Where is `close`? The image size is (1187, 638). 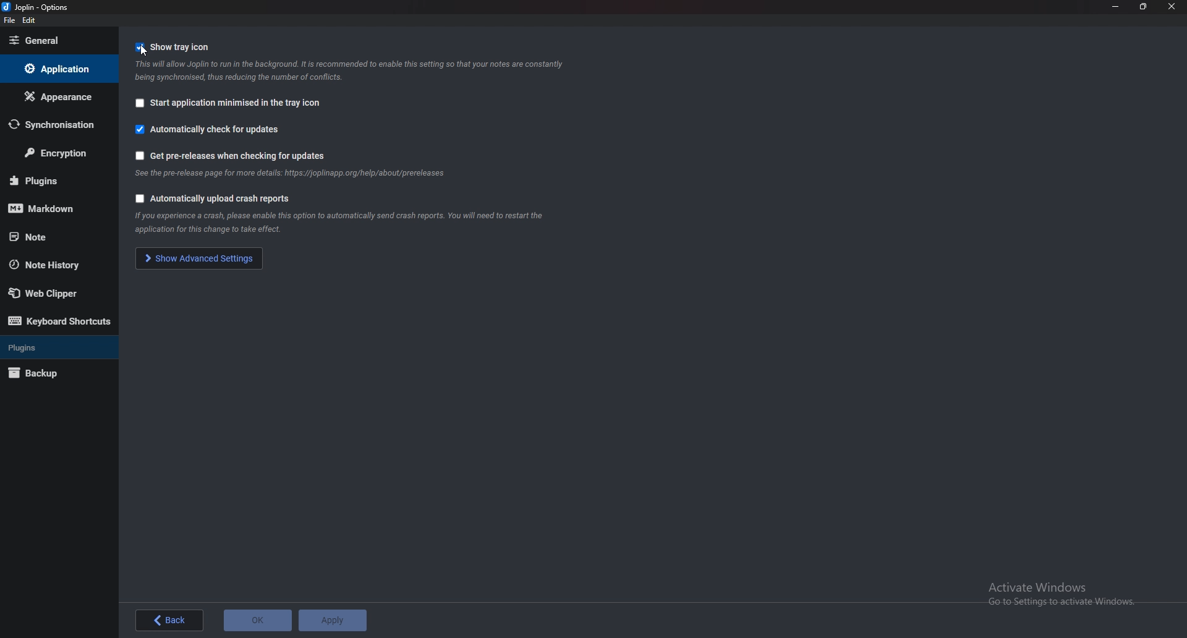 close is located at coordinates (1172, 6).